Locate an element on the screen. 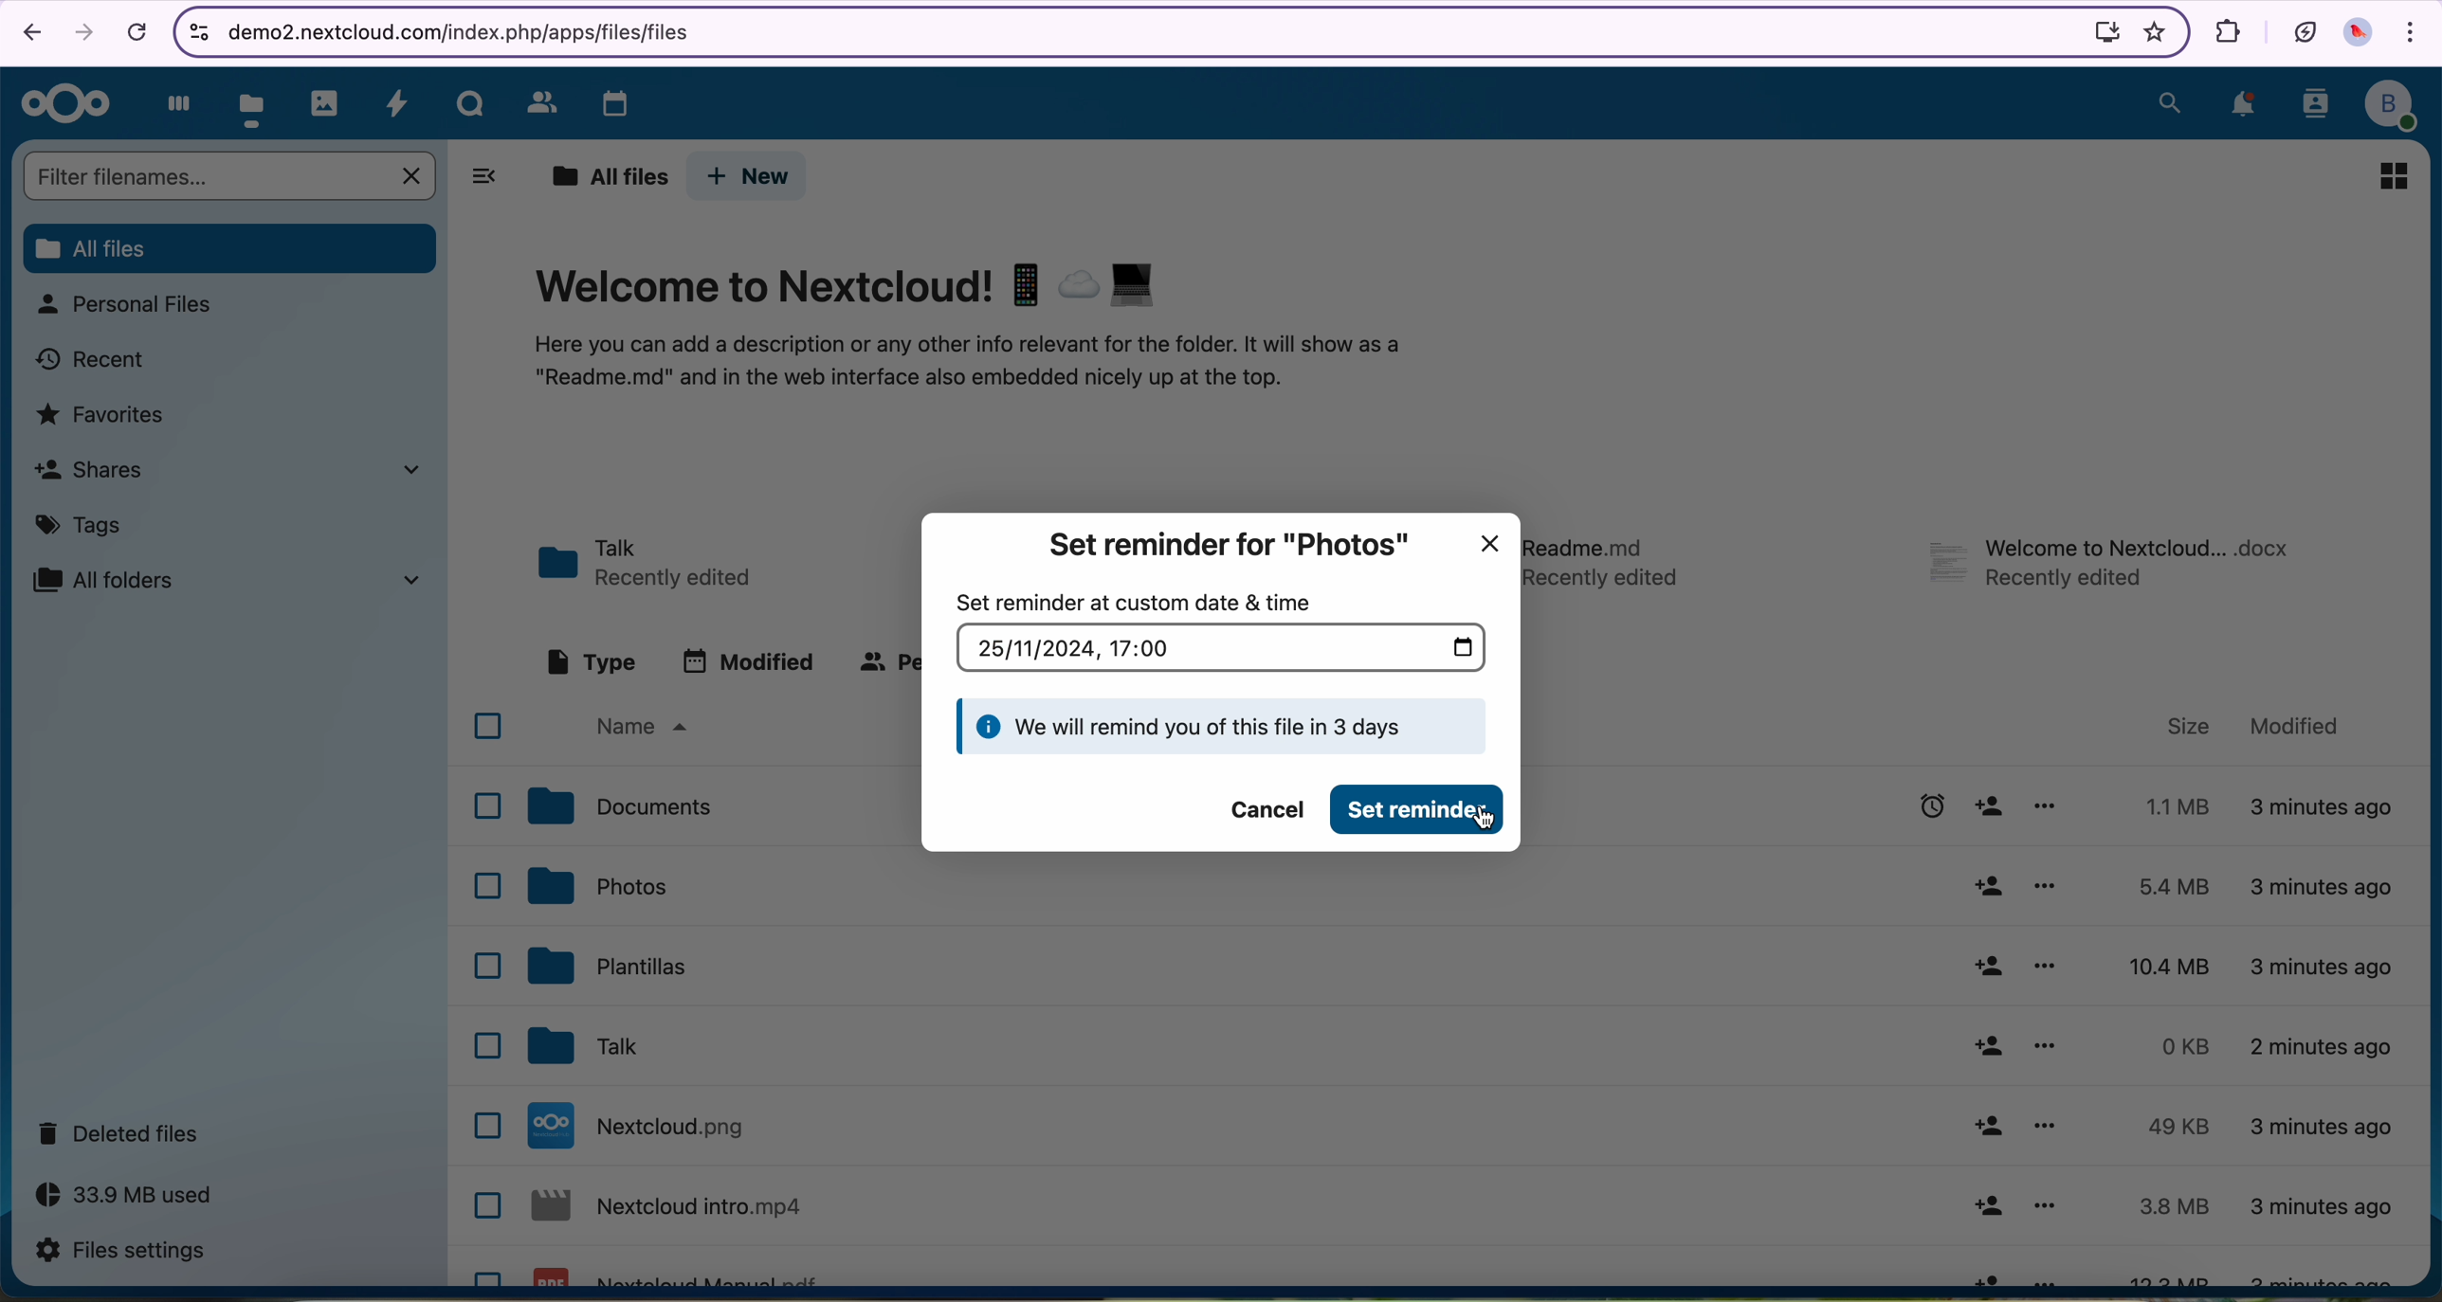 This screenshot has height=1302, width=2442. Welcome to Nextcloud is located at coordinates (850, 285).